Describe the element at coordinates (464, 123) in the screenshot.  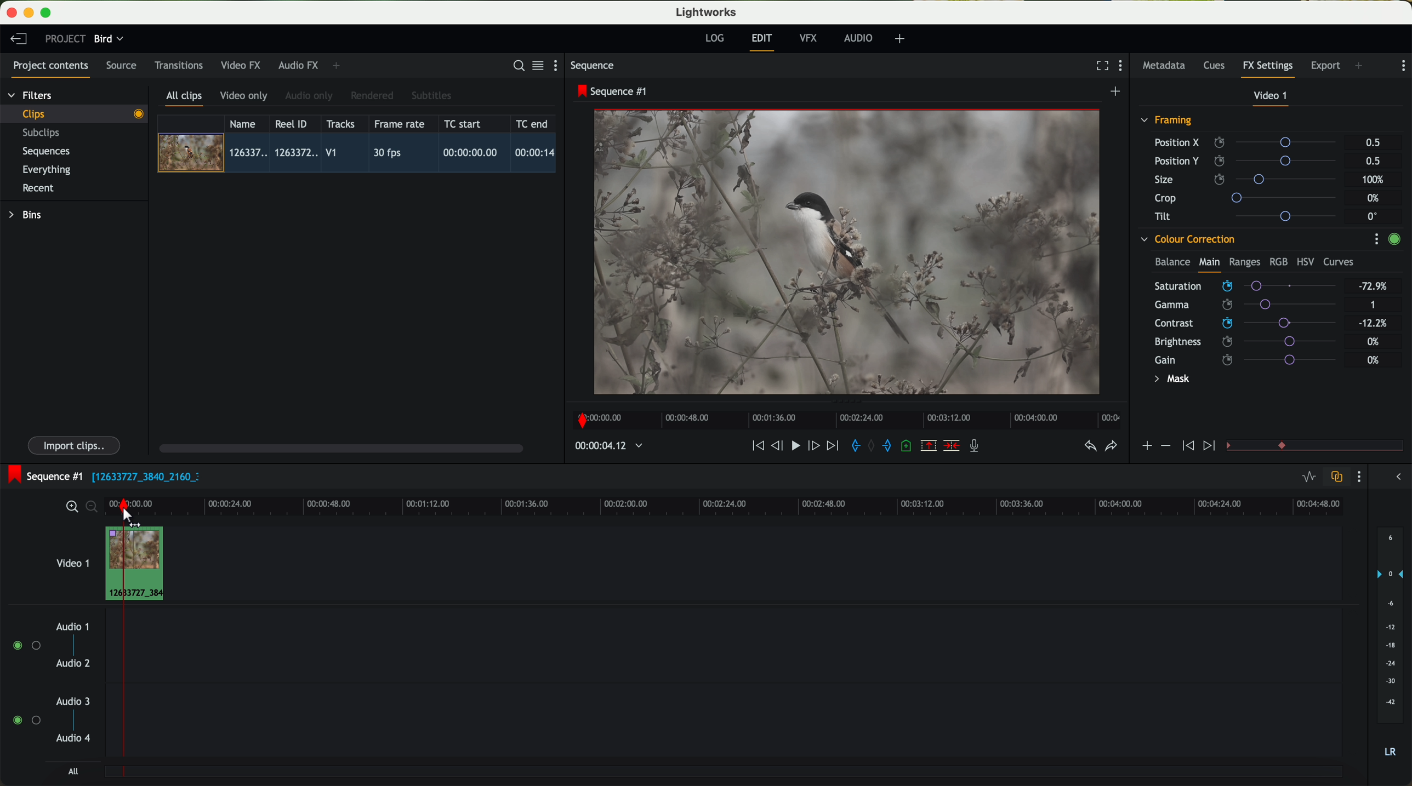
I see `TC start` at that location.